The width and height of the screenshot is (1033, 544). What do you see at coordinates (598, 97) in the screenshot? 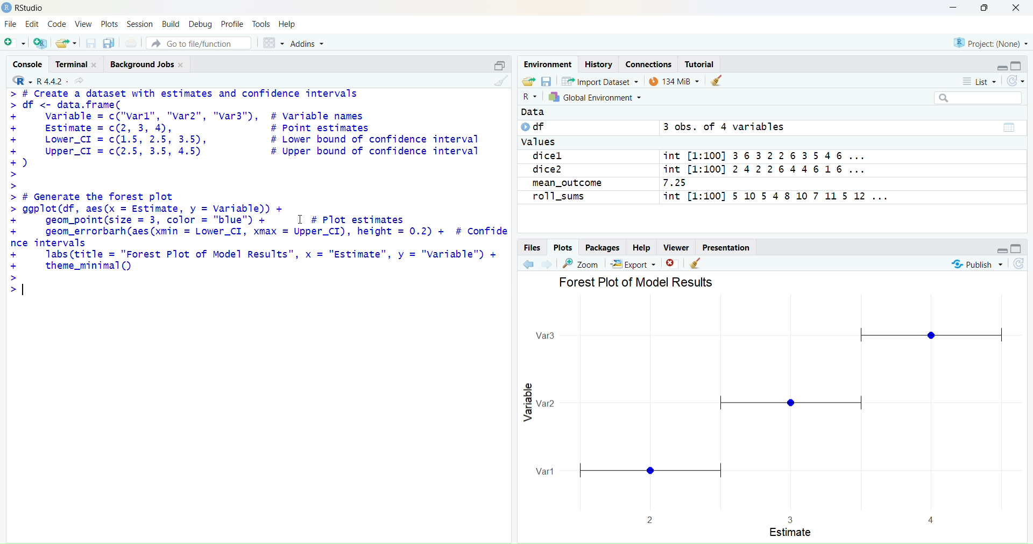
I see `Mh Global Environment ~` at bounding box center [598, 97].